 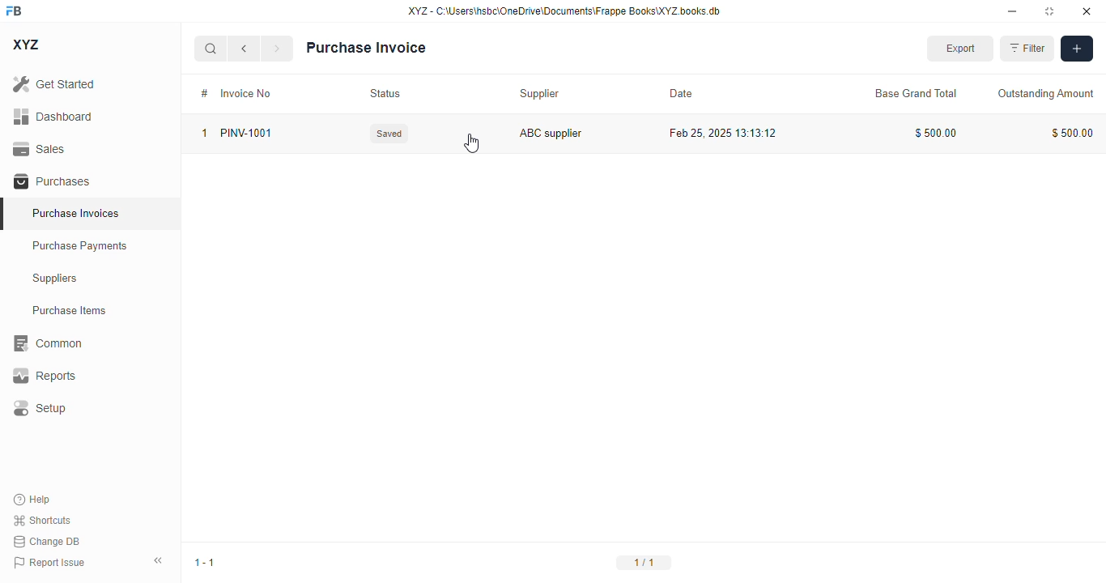 I want to click on toggle maximize, so click(x=1049, y=11).